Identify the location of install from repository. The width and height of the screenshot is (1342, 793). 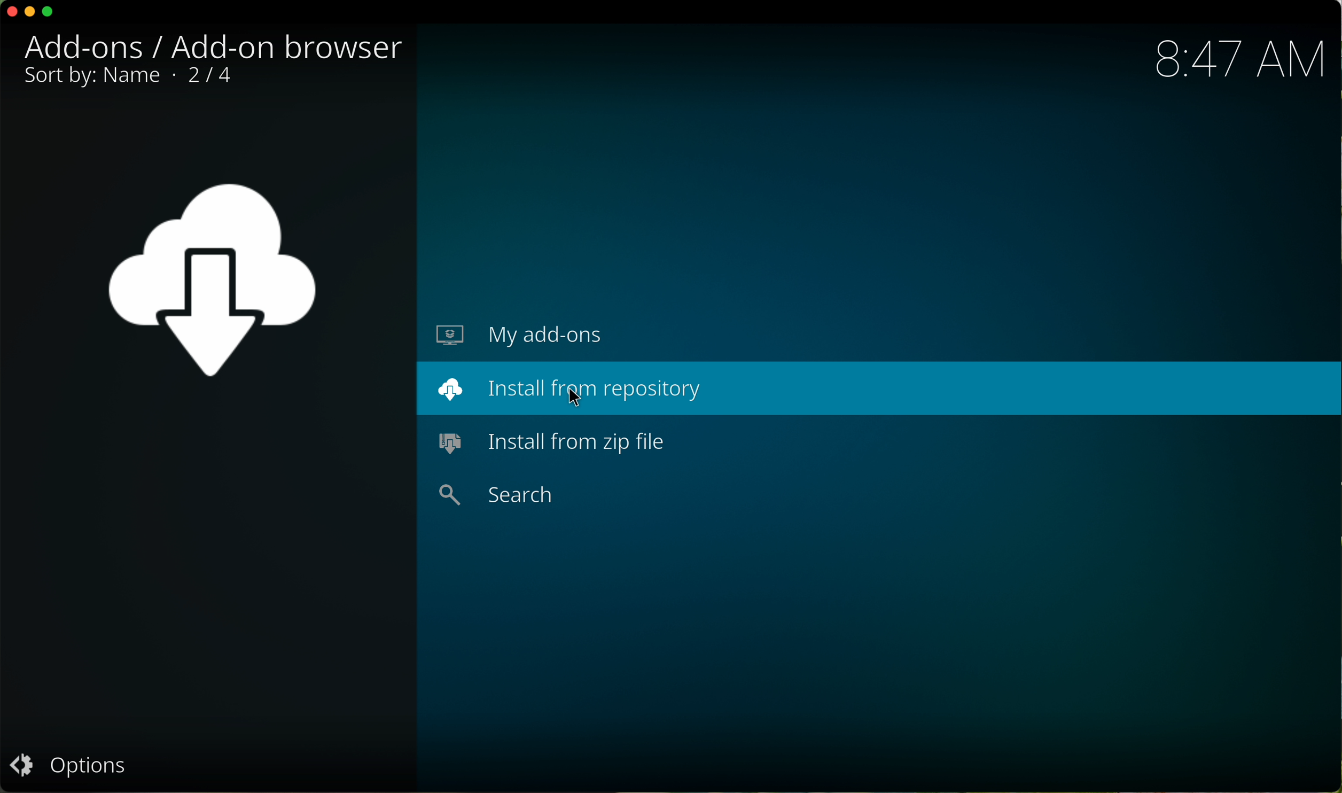
(575, 387).